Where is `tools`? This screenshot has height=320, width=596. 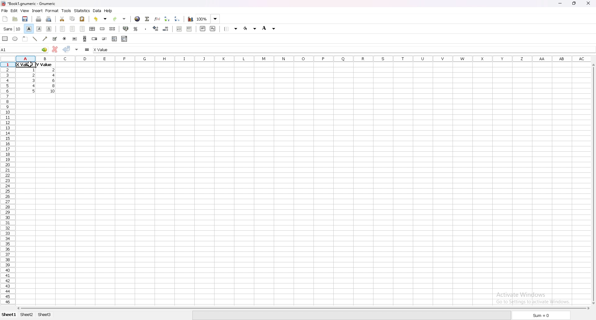 tools is located at coordinates (66, 11).